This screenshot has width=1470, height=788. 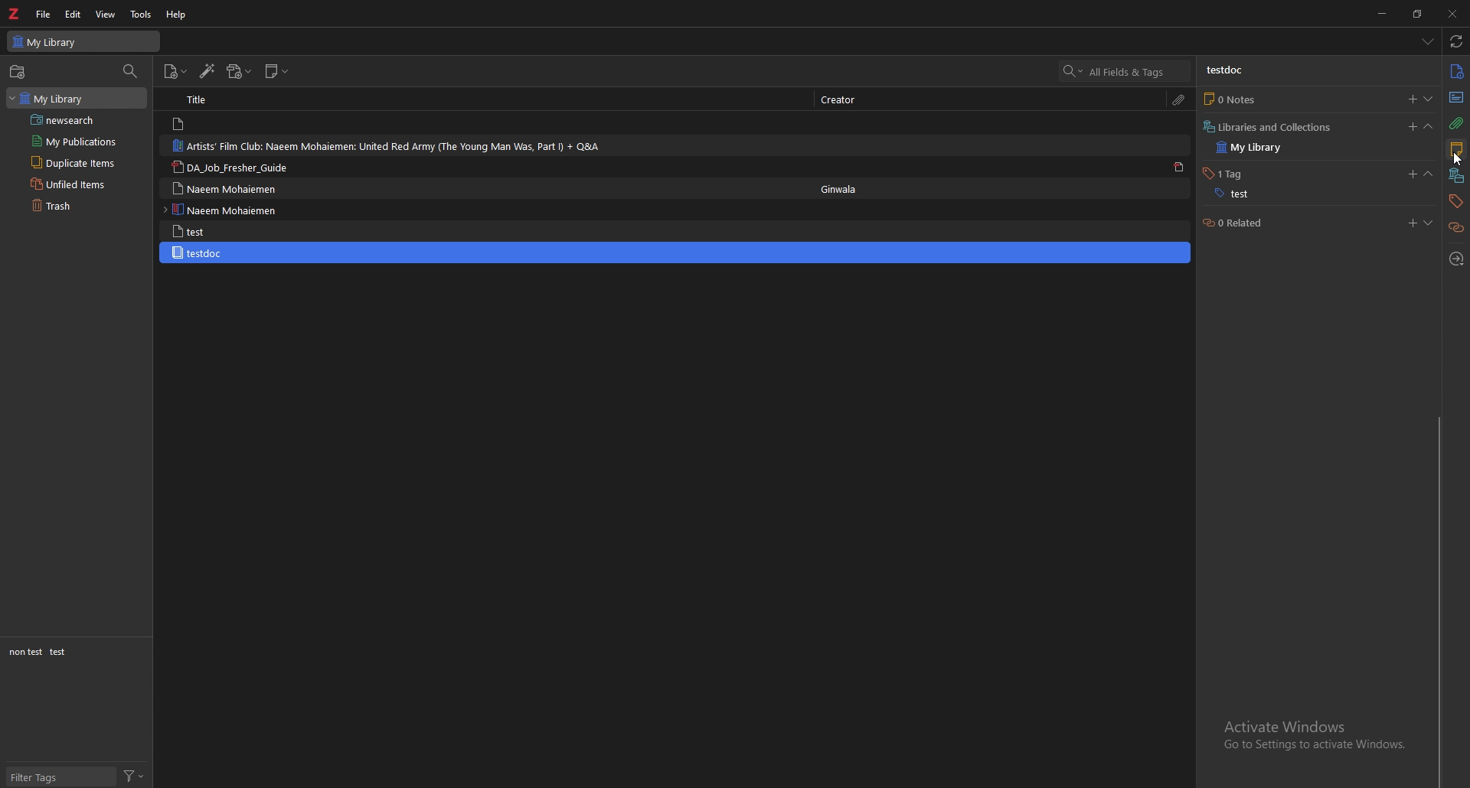 What do you see at coordinates (1455, 158) in the screenshot?
I see `cursor` at bounding box center [1455, 158].